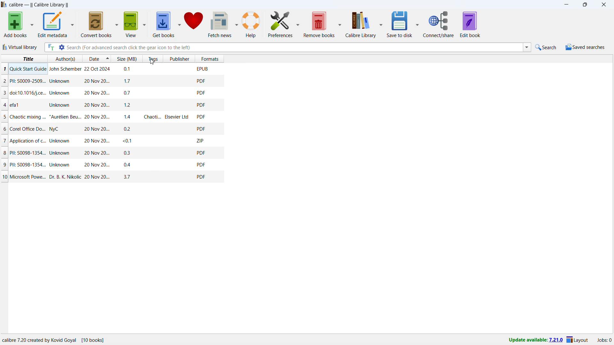 This screenshot has height=345, width=614. Describe the element at coordinates (20, 47) in the screenshot. I see `virtual library` at that location.